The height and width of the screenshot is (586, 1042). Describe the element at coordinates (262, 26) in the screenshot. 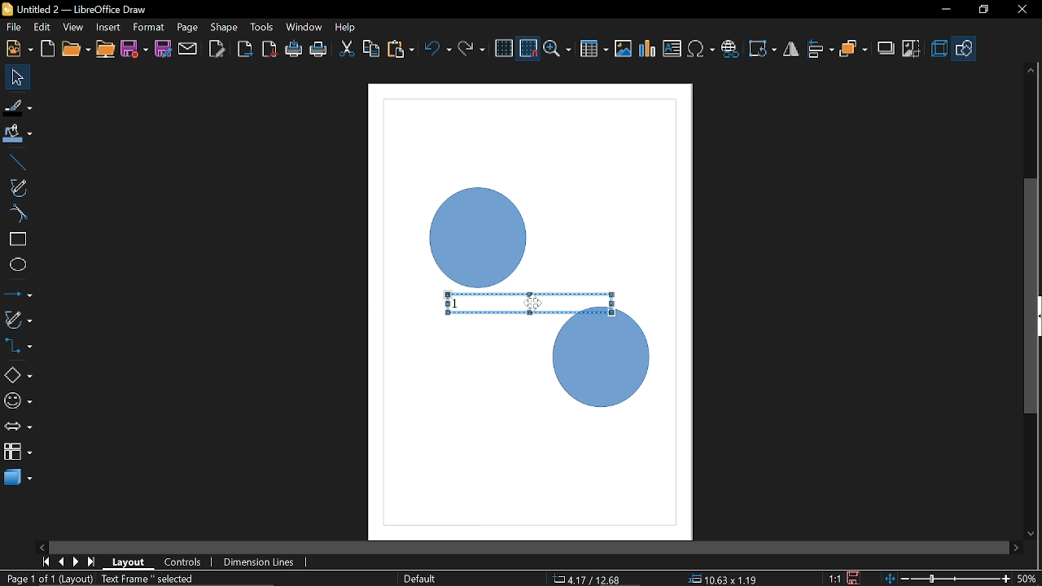

I see `Tools` at that location.